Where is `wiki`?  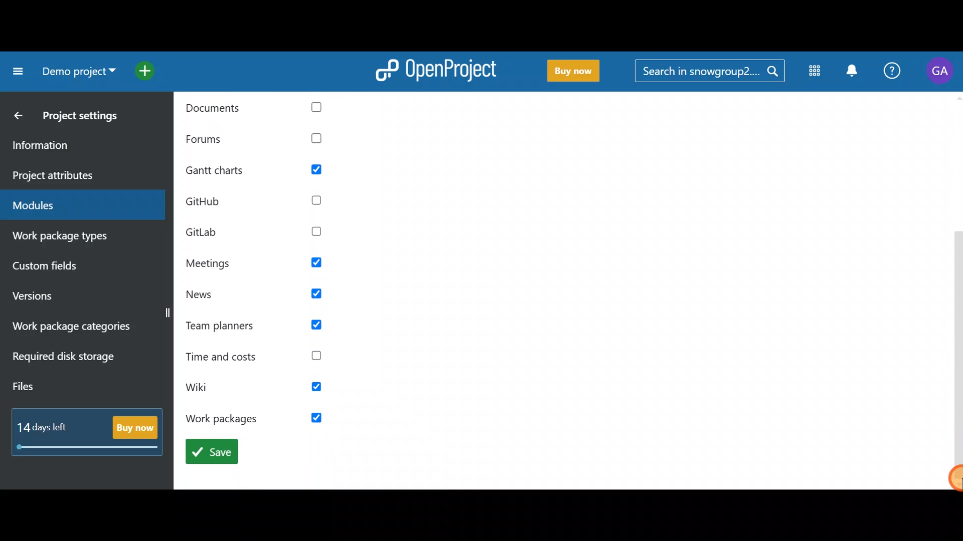
wiki is located at coordinates (260, 389).